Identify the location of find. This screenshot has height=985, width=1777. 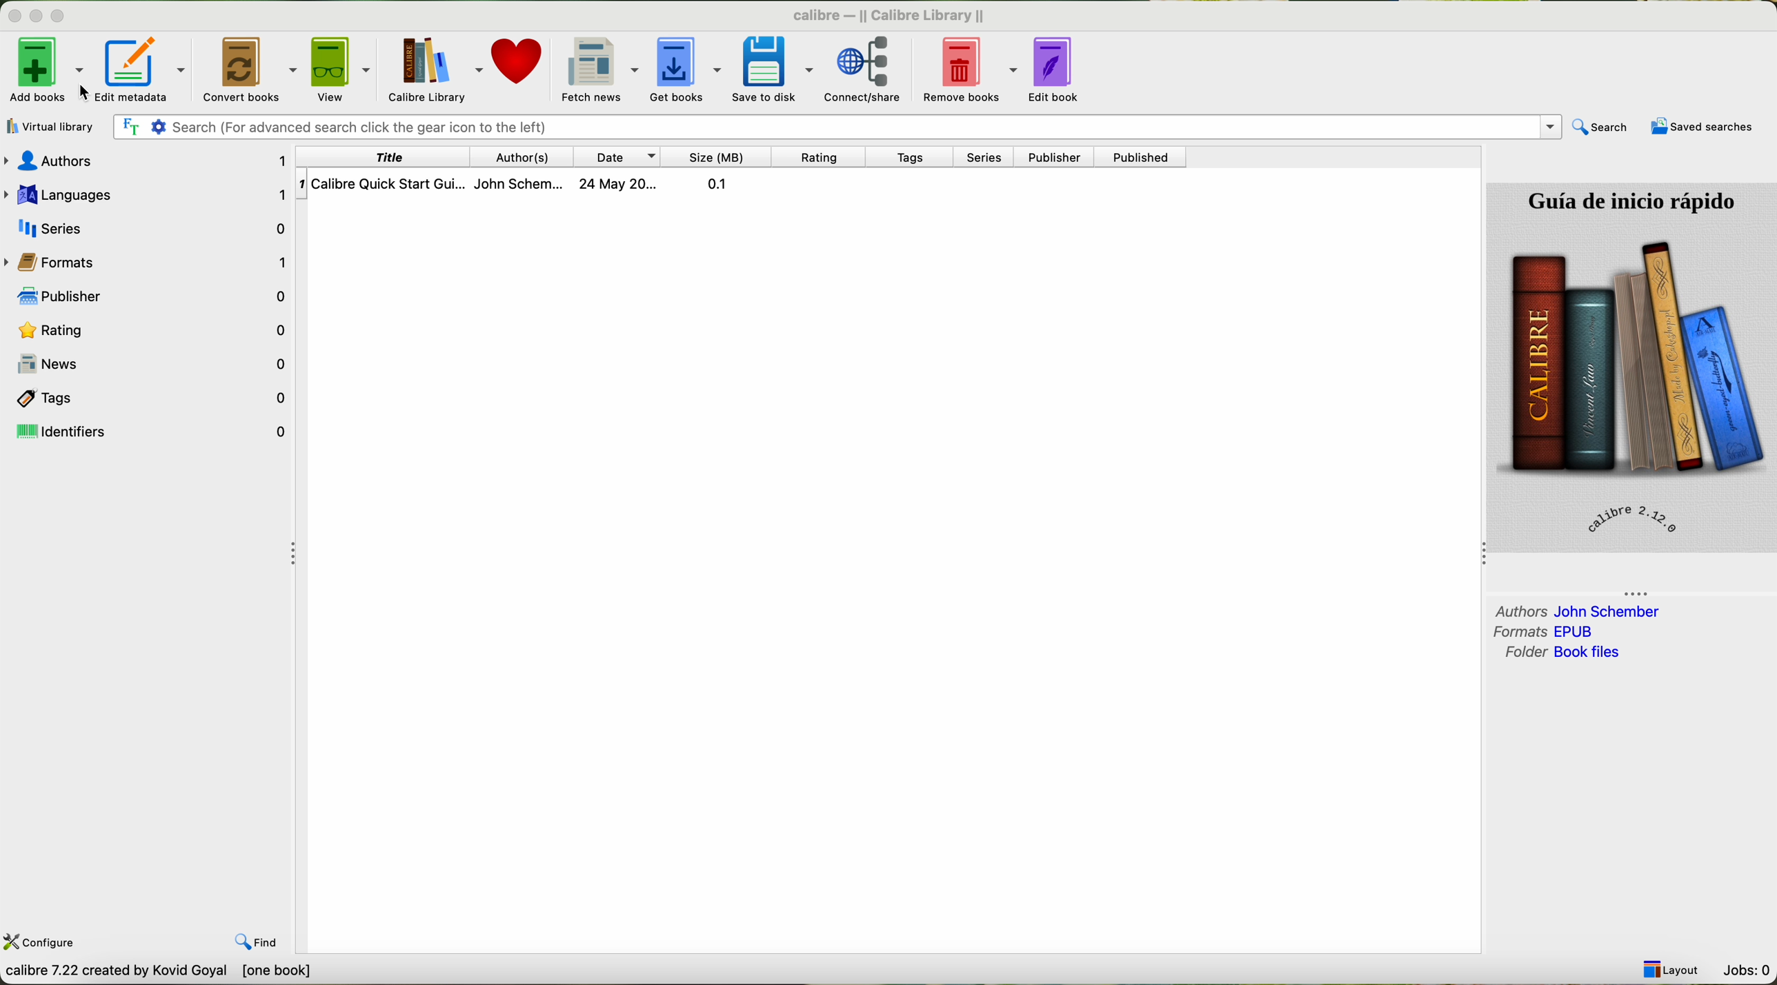
(257, 942).